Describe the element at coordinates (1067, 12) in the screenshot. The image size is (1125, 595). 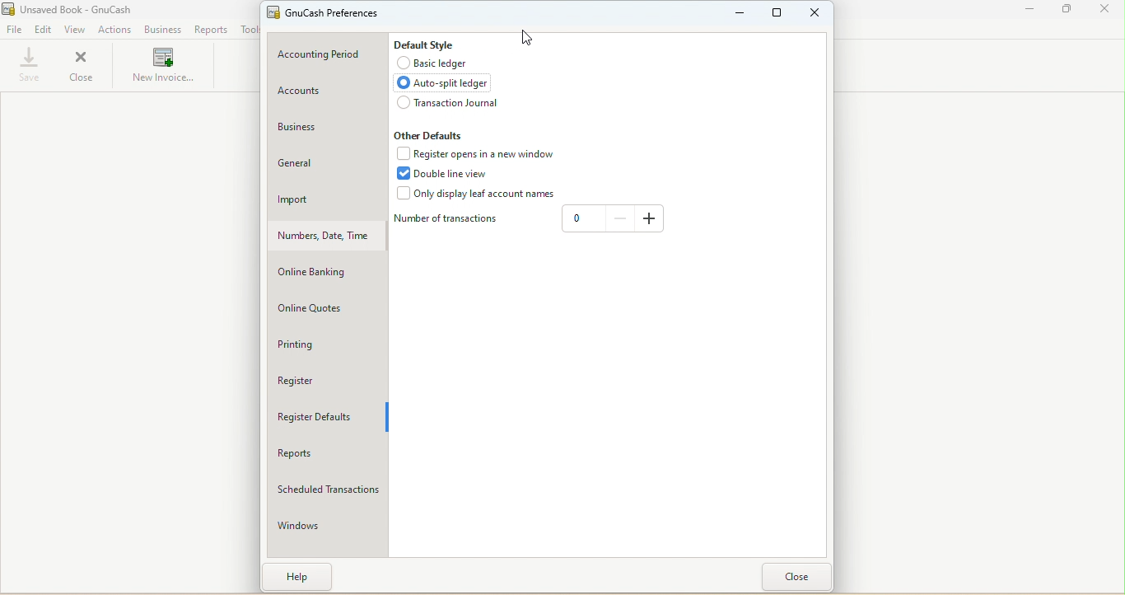
I see `Maximize` at that location.